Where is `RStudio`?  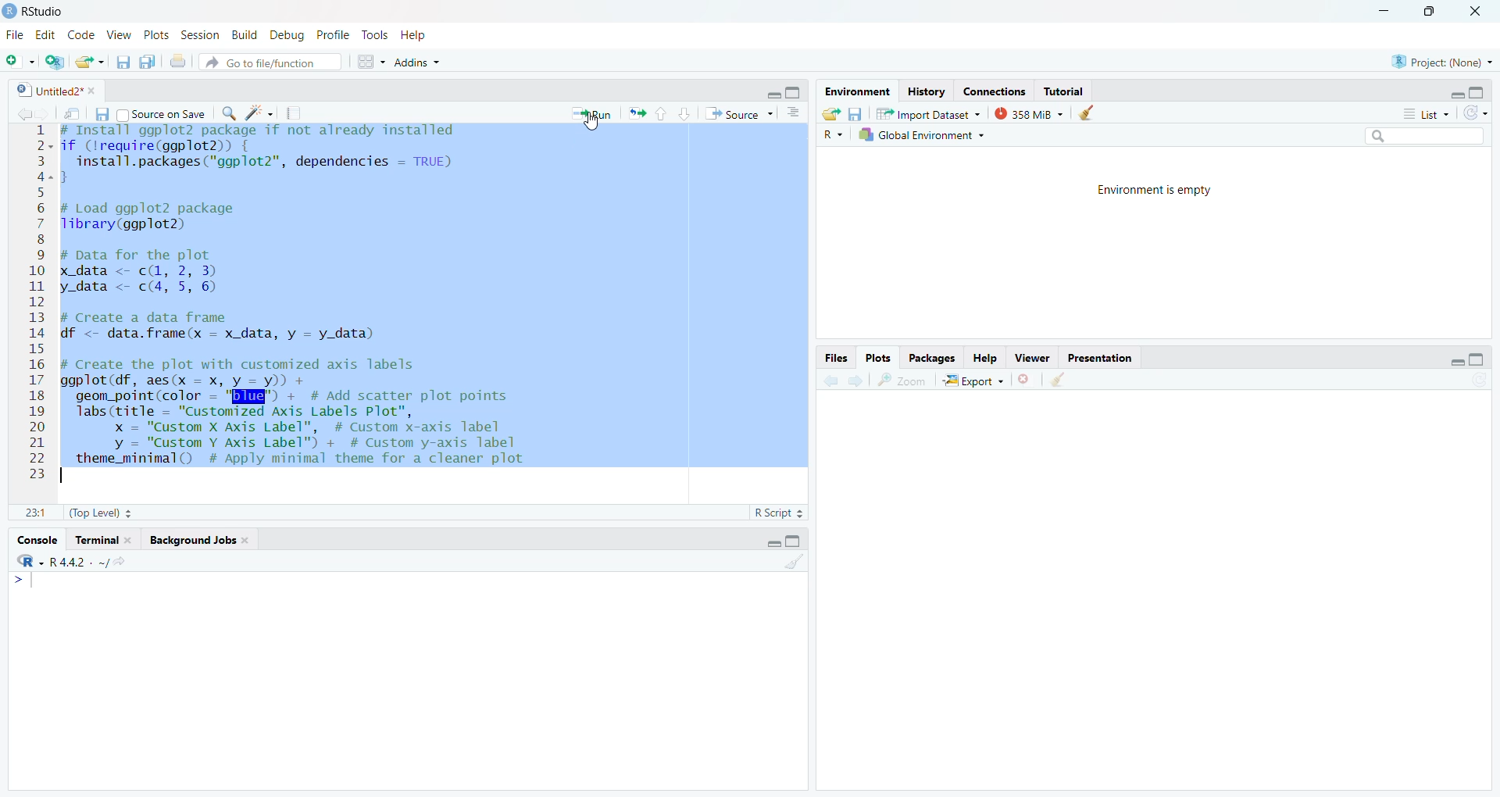
RStudio is located at coordinates (37, 9).